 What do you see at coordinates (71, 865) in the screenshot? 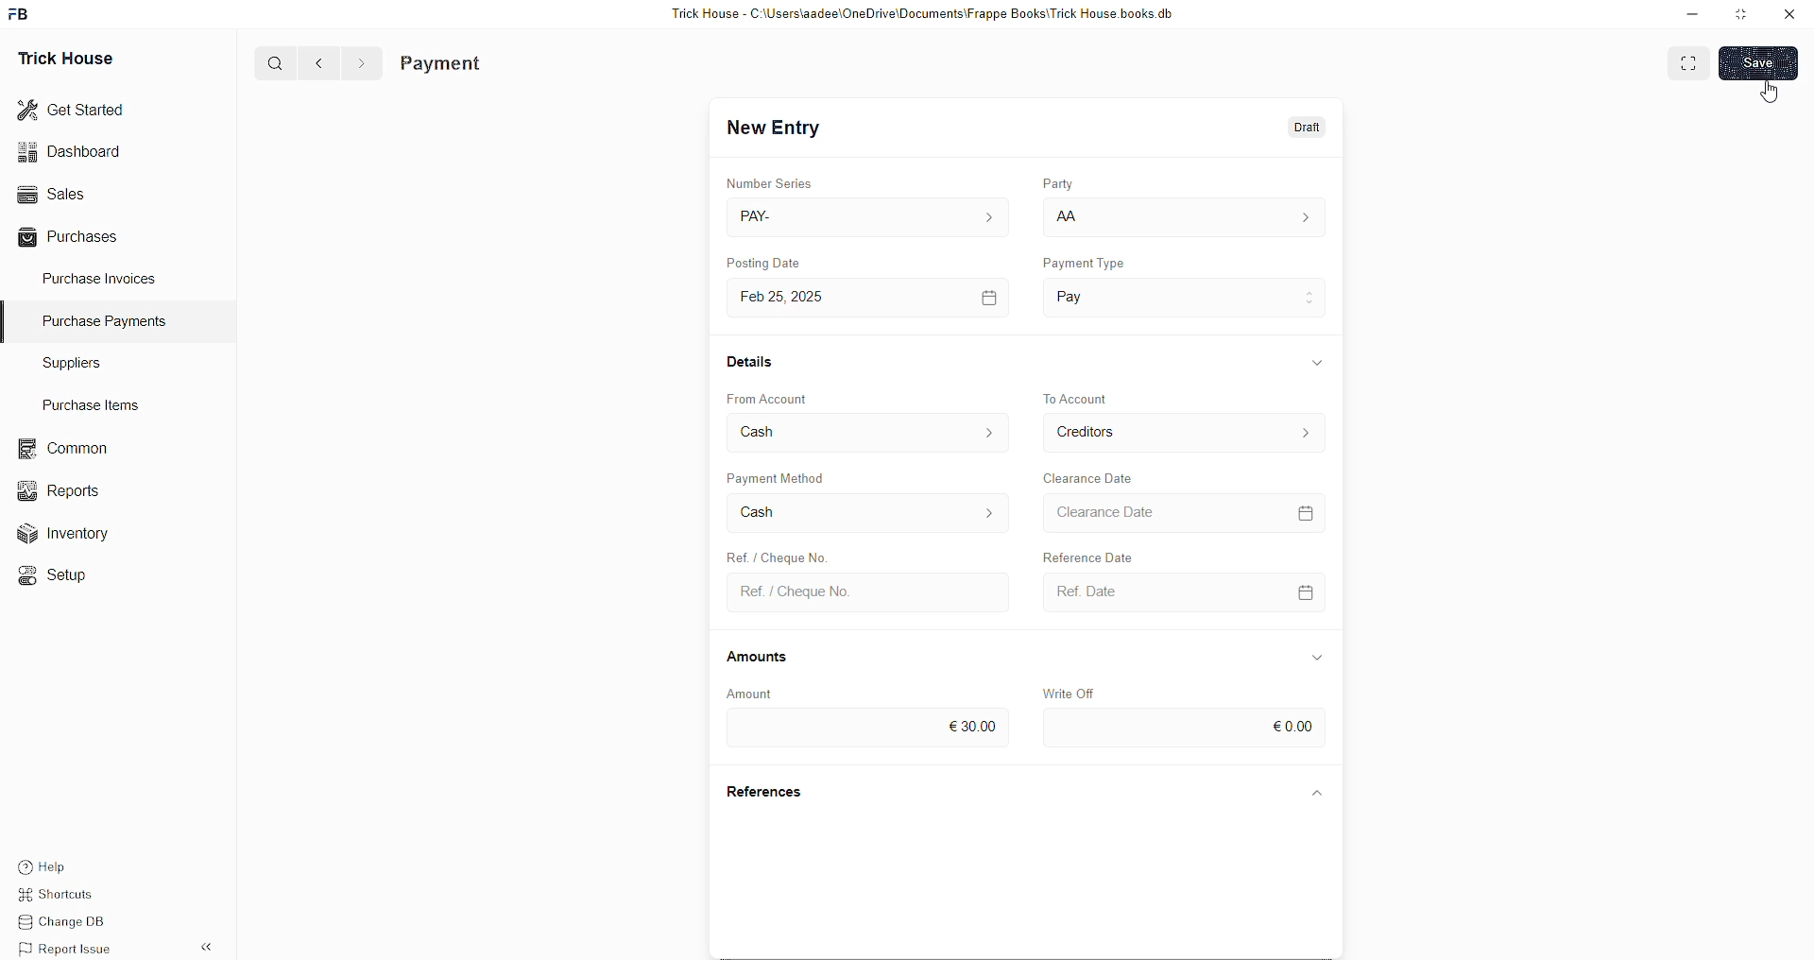
I see ` Help` at bounding box center [71, 865].